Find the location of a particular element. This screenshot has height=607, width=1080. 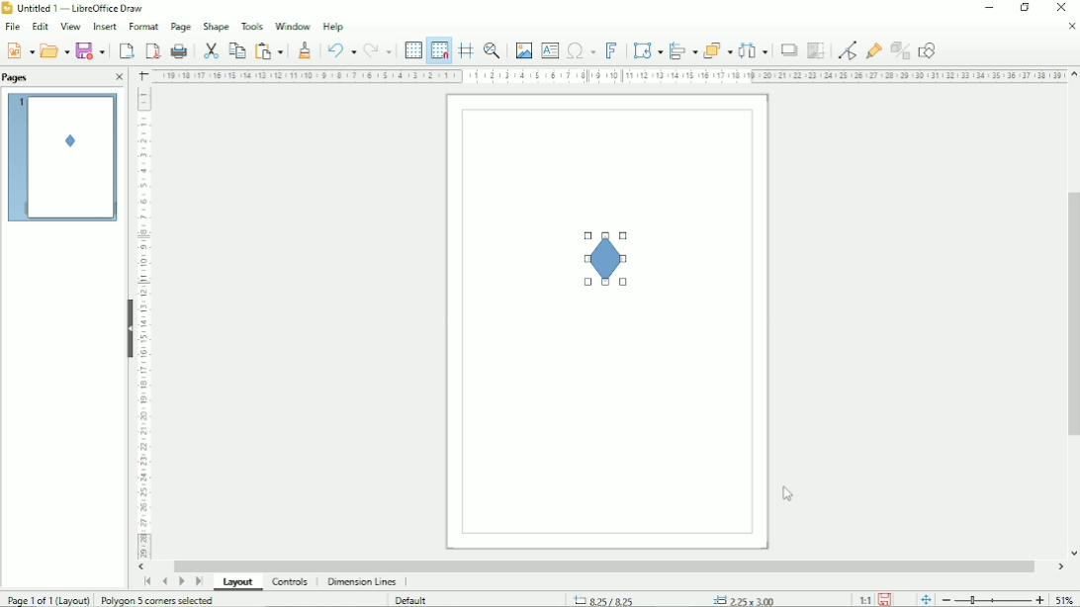

Controls is located at coordinates (291, 582).